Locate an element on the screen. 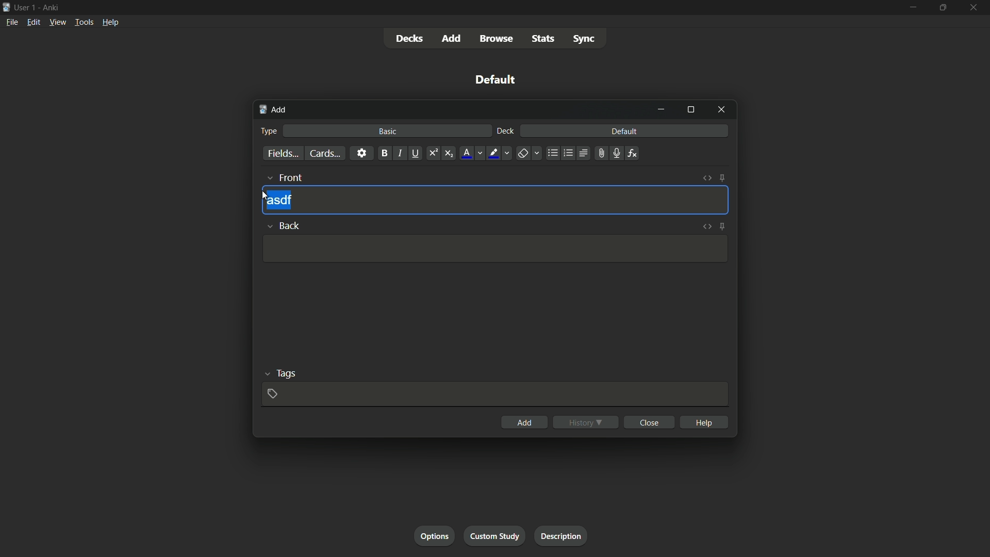 The image size is (990, 557). view is located at coordinates (58, 23).